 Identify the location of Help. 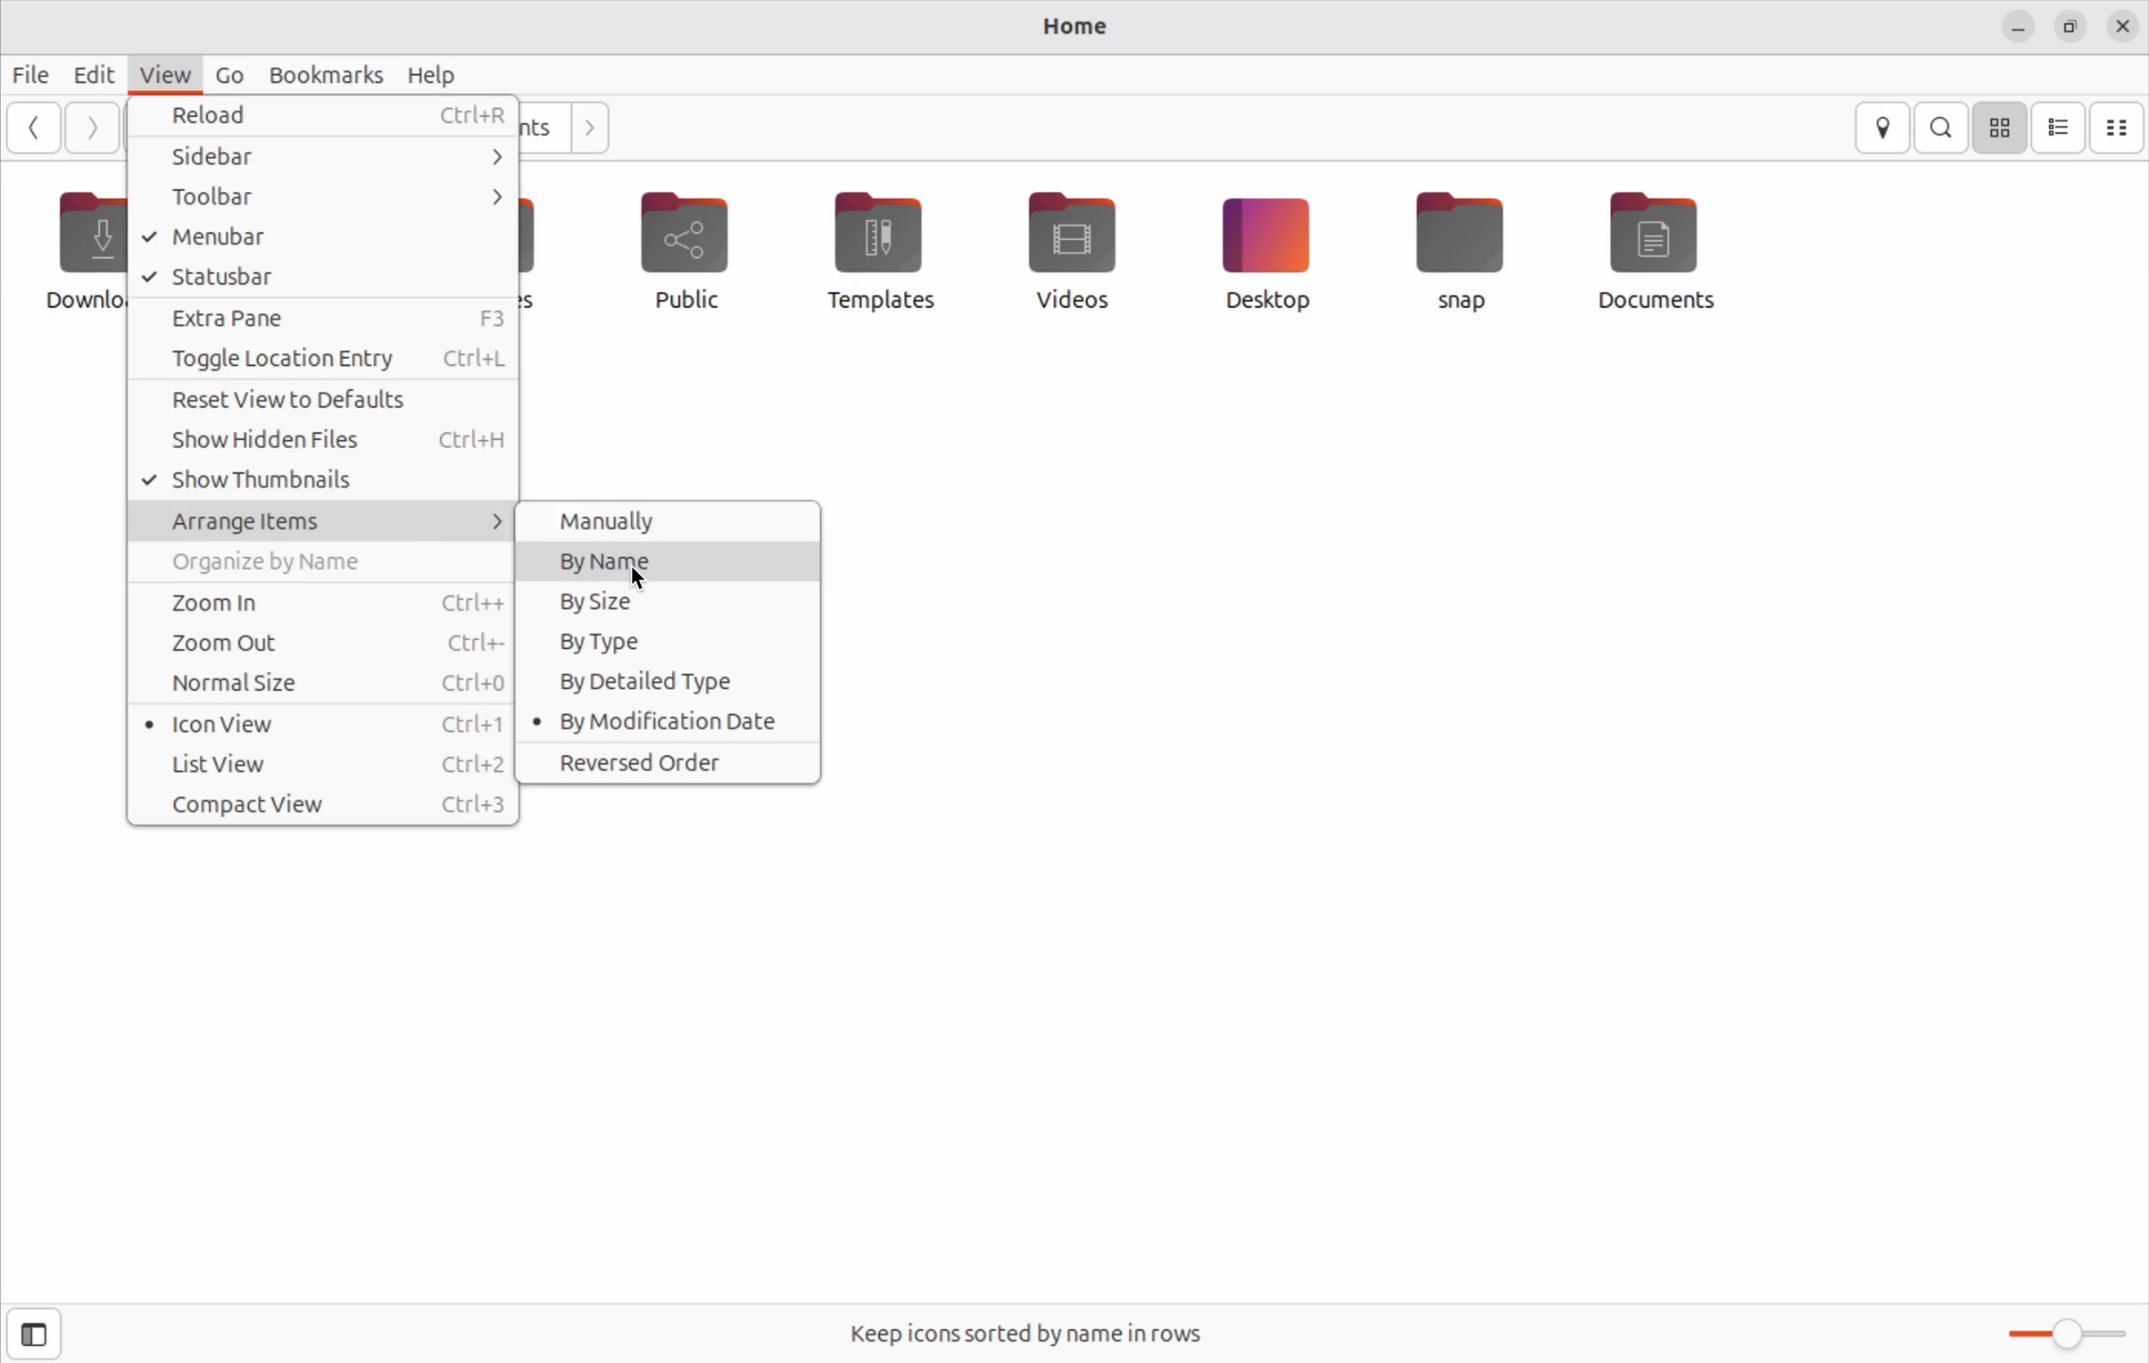
(433, 74).